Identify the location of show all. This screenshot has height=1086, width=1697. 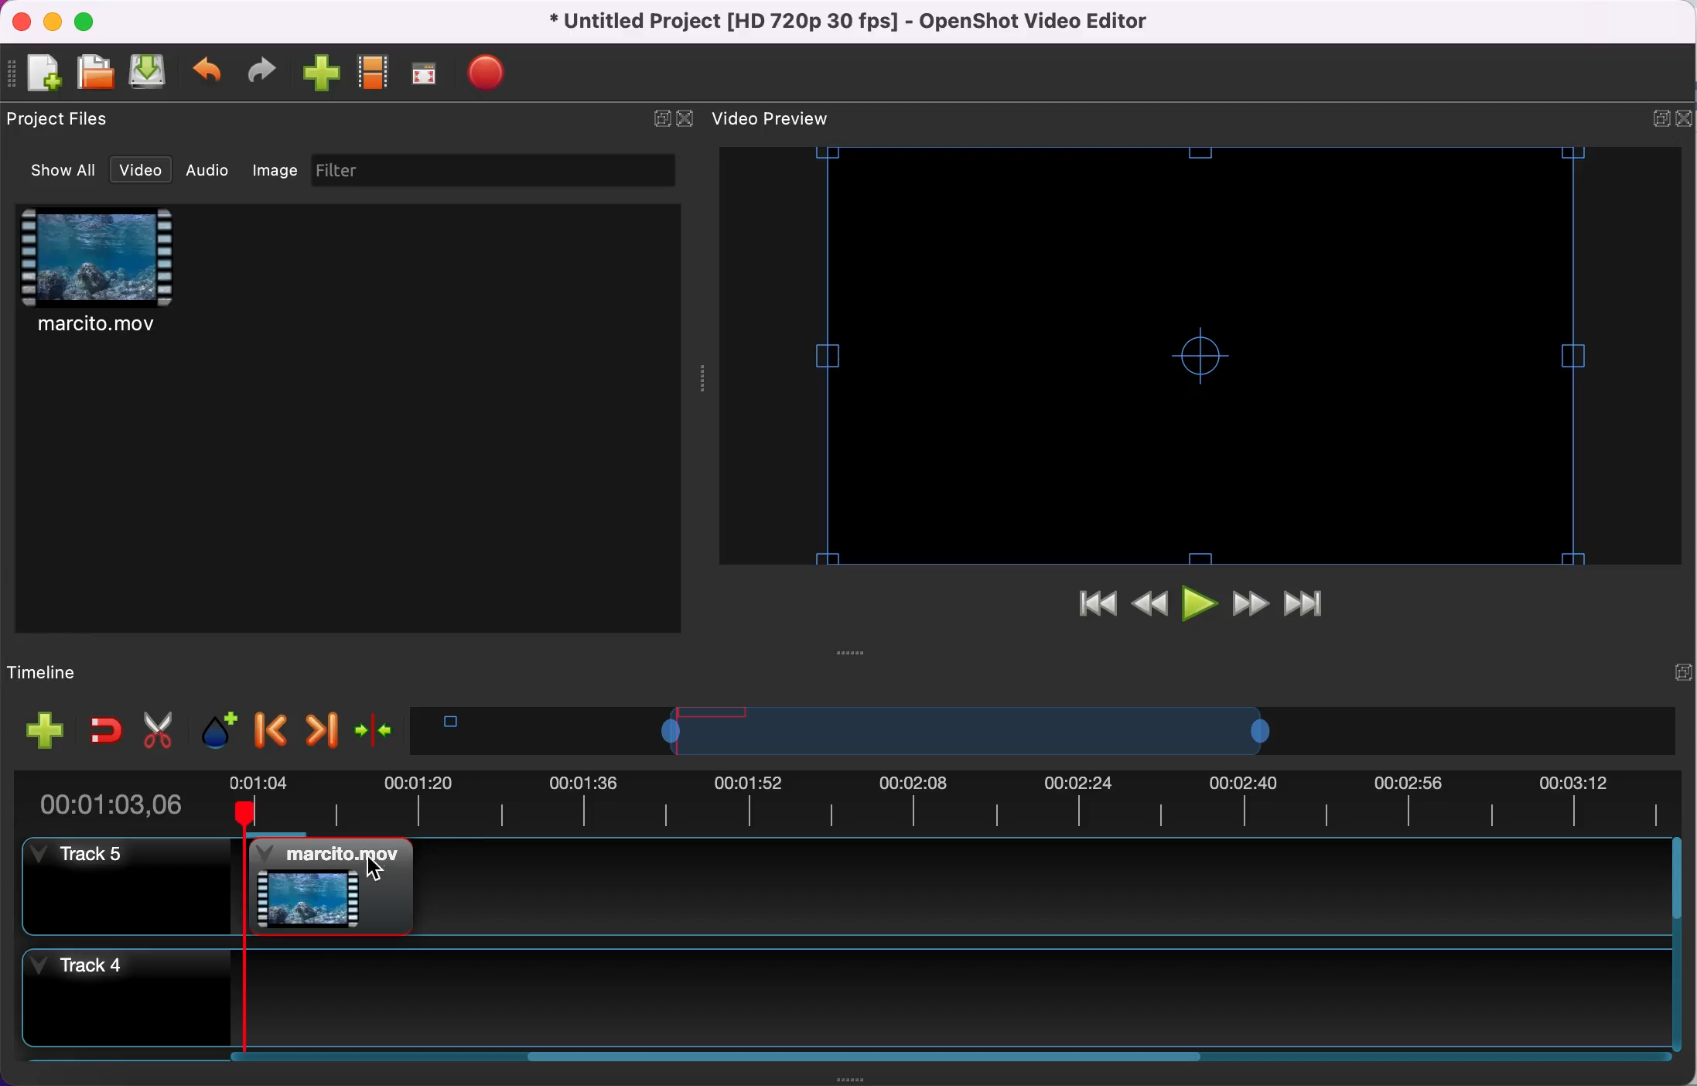
(54, 169).